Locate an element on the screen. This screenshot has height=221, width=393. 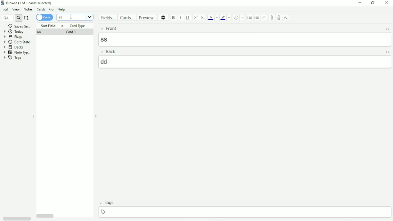
Record audio is located at coordinates (279, 18).